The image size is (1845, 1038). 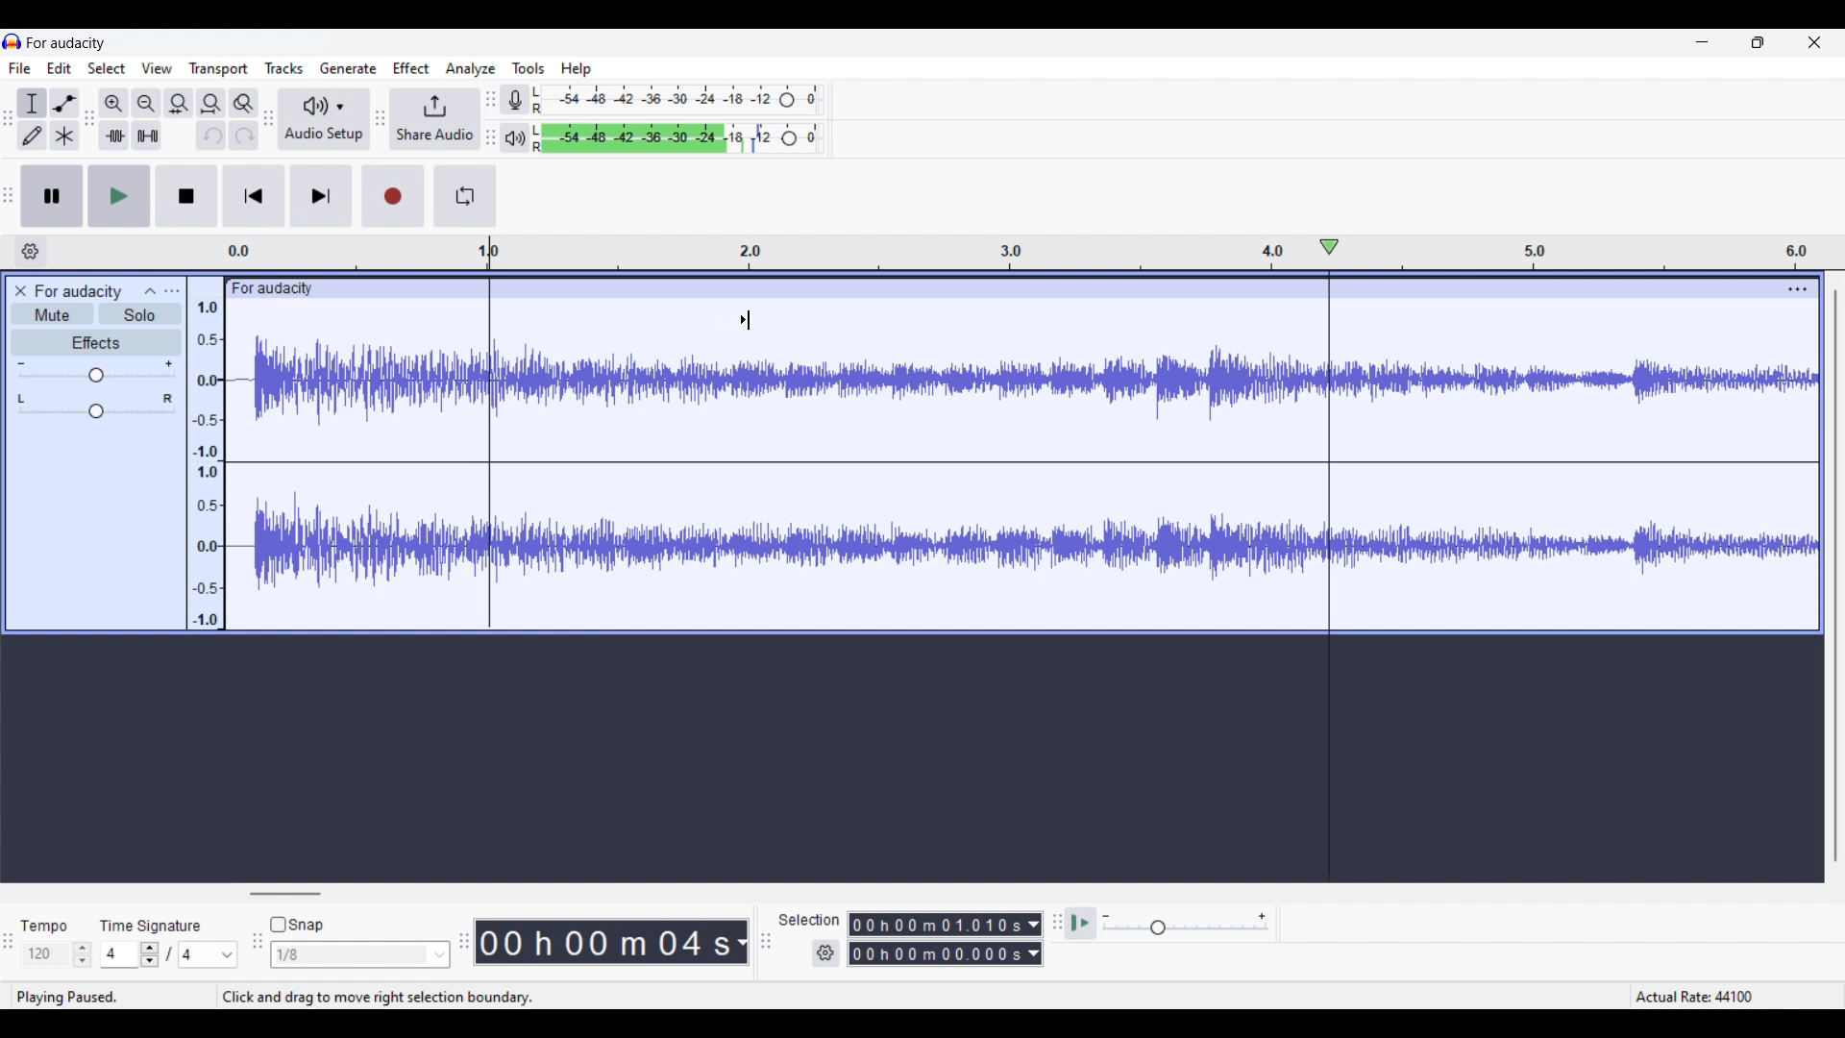 What do you see at coordinates (489, 432) in the screenshot?
I see `Selection start marked by cursor ` at bounding box center [489, 432].